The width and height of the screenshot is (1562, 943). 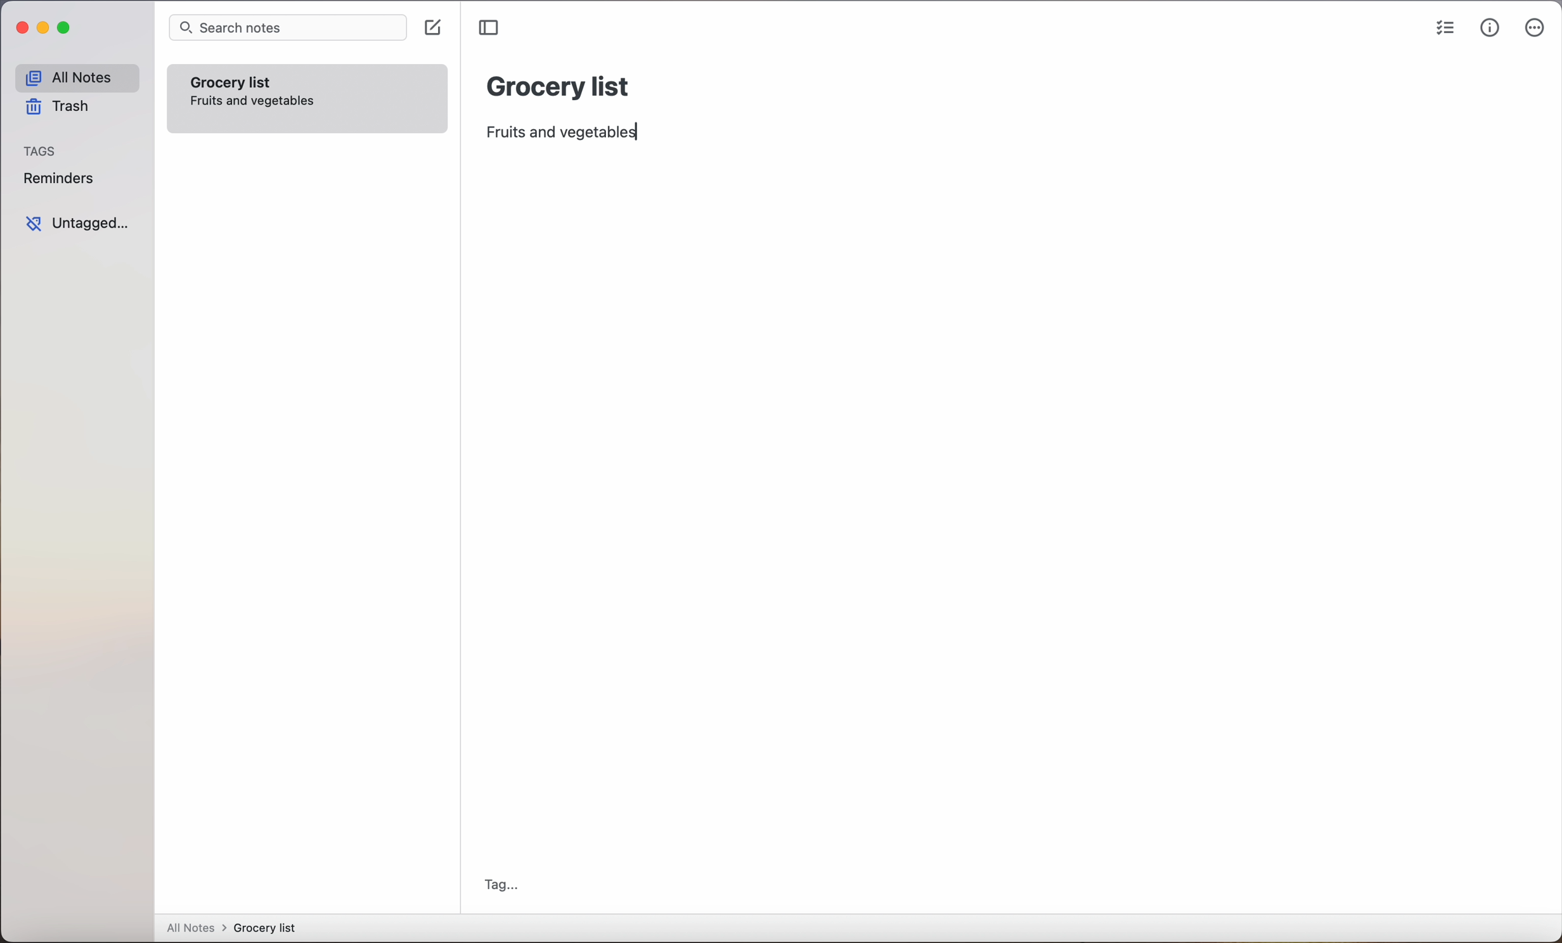 I want to click on close Simplenote, so click(x=22, y=29).